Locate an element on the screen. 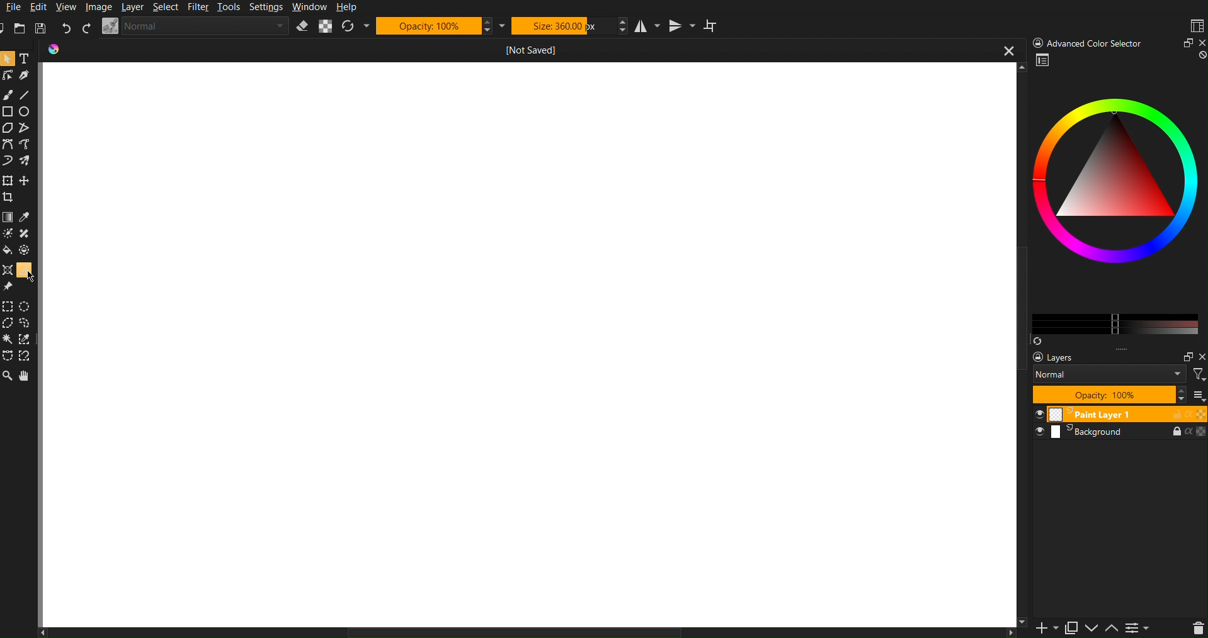 Image resolution: width=1208 pixels, height=638 pixels. Tools is located at coordinates (231, 8).